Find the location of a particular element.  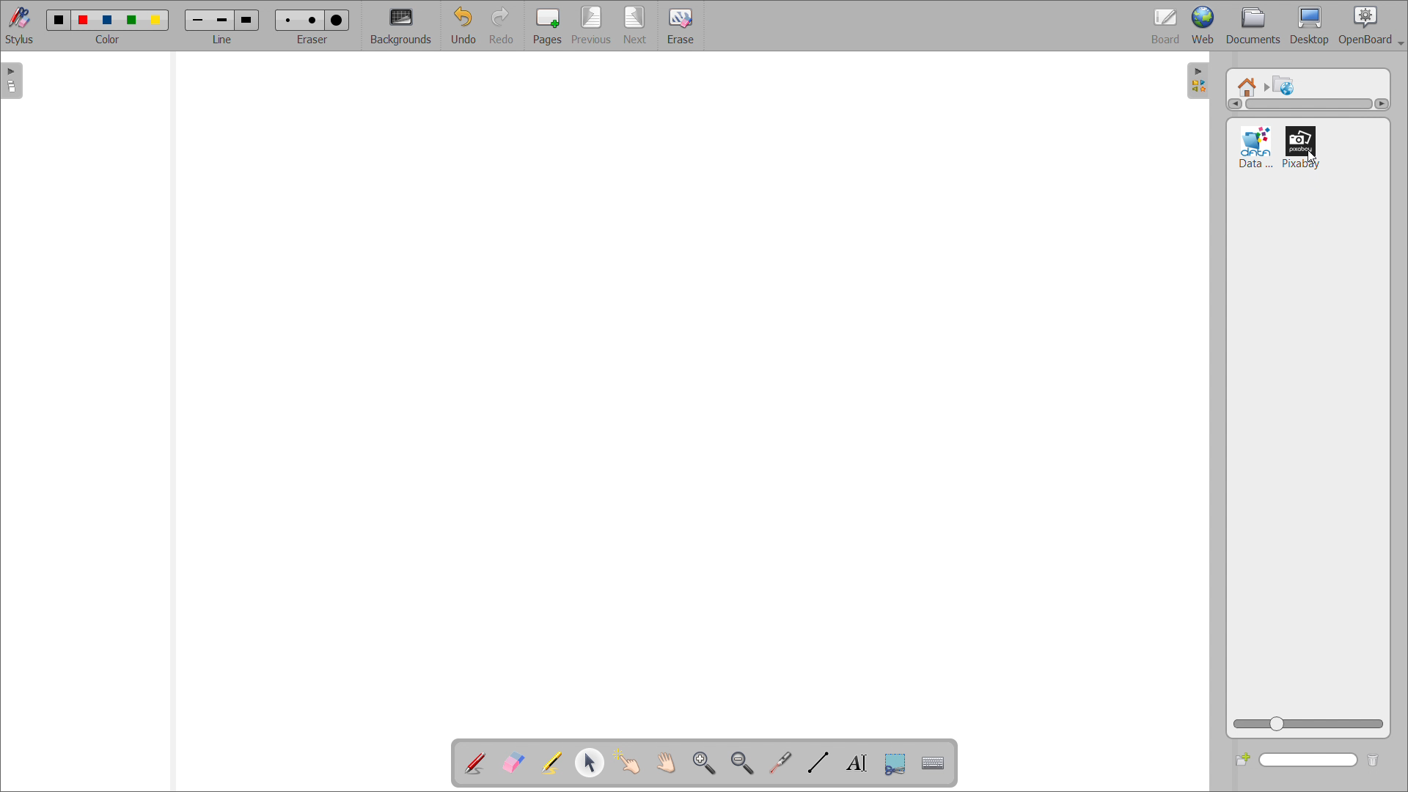

redo is located at coordinates (504, 26).